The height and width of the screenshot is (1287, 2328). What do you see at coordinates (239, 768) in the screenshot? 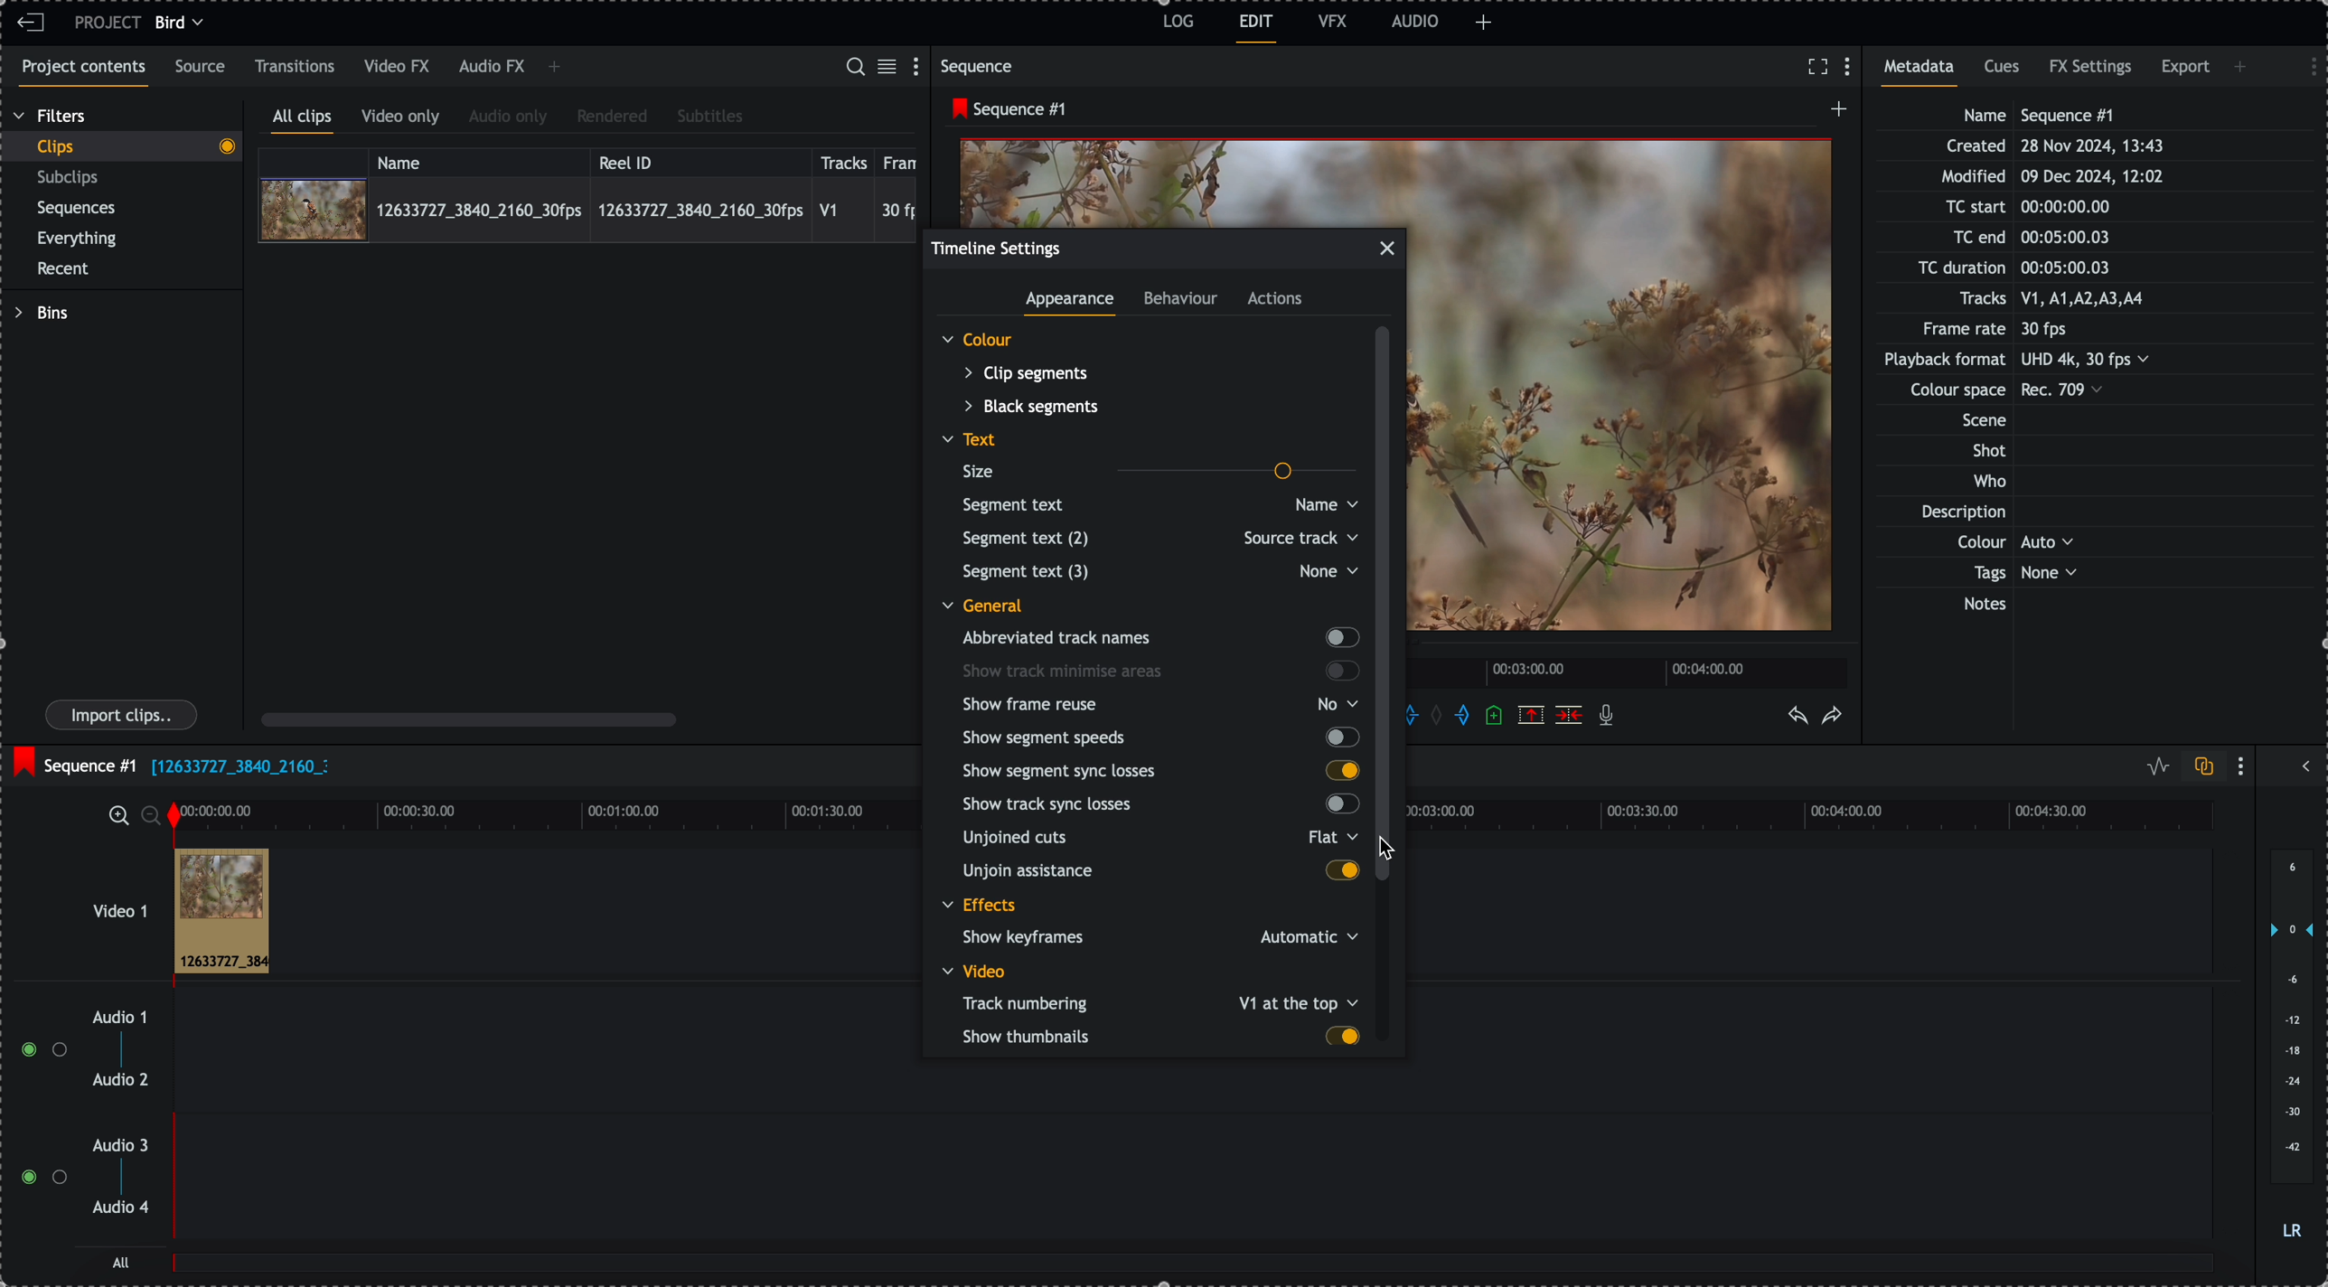
I see `file` at bounding box center [239, 768].